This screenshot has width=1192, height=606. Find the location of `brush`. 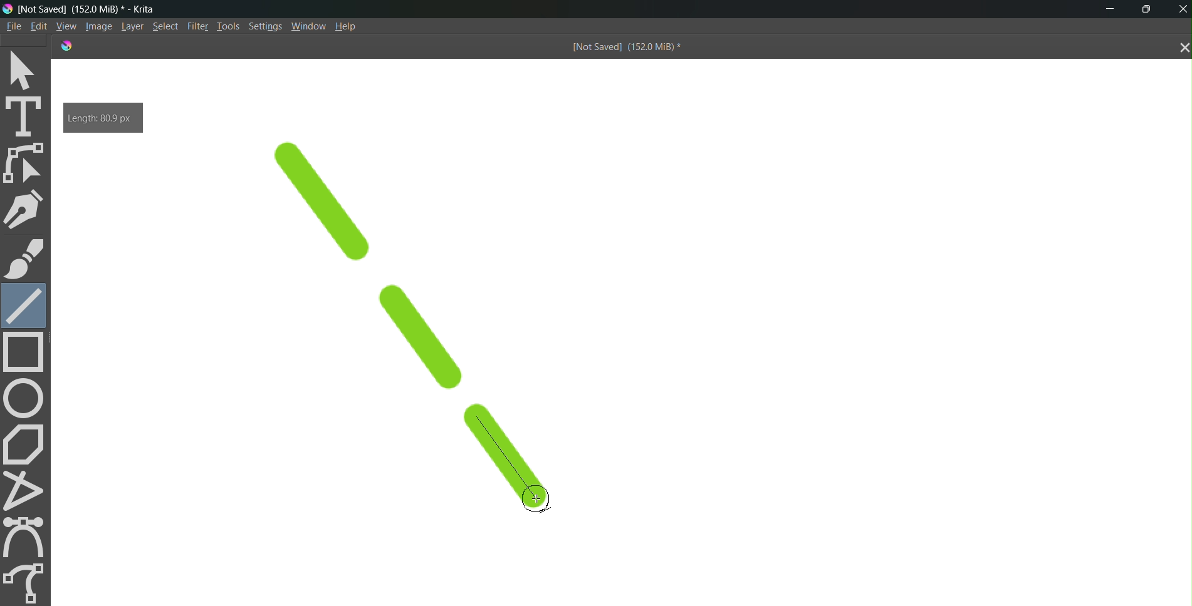

brush is located at coordinates (24, 259).